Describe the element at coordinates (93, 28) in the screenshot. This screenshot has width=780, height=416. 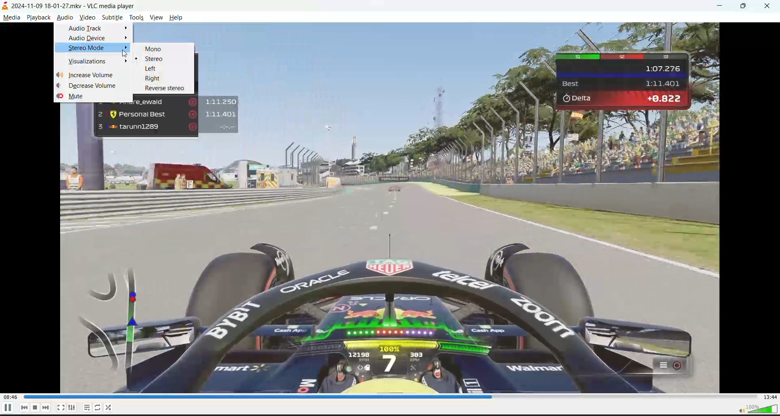
I see `Audio track` at that location.